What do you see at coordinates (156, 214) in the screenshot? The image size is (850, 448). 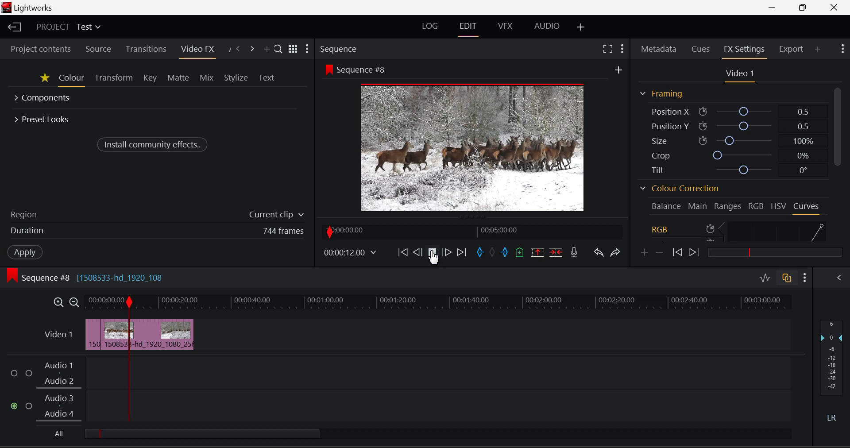 I see `Region` at bounding box center [156, 214].